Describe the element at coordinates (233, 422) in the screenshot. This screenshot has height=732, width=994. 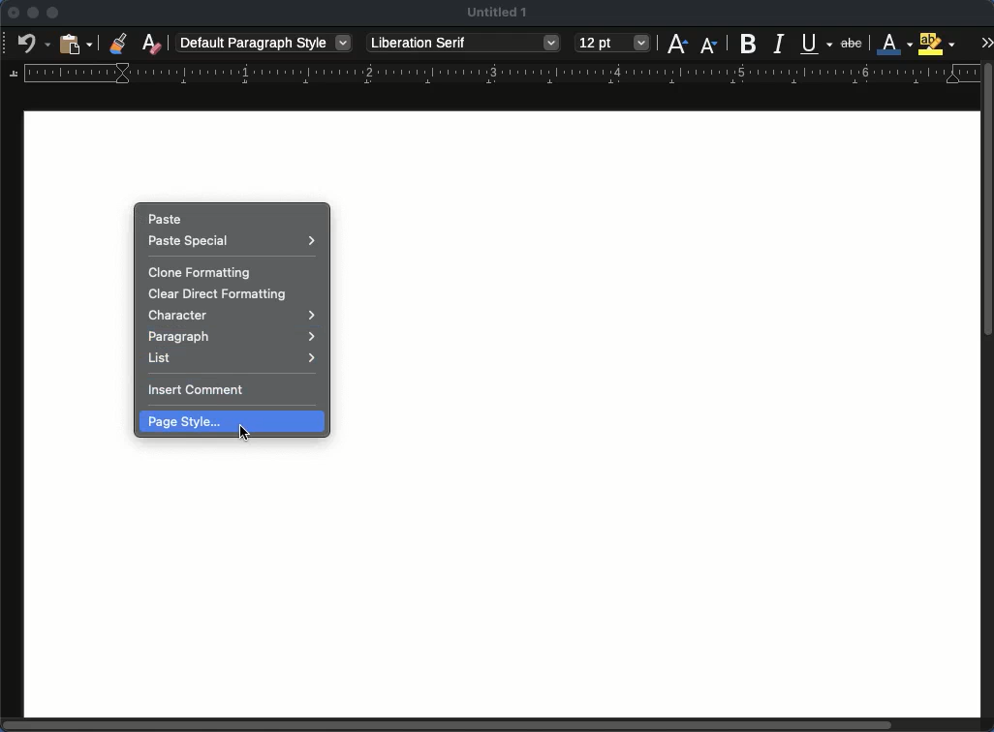
I see `page style` at that location.